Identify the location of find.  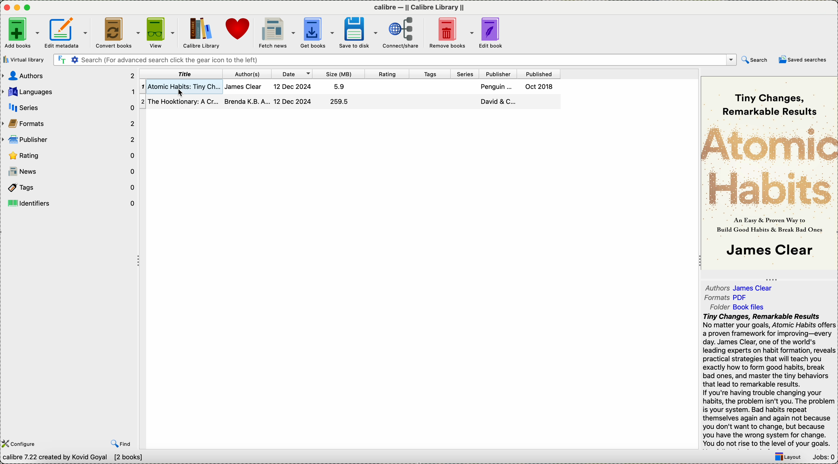
(120, 444).